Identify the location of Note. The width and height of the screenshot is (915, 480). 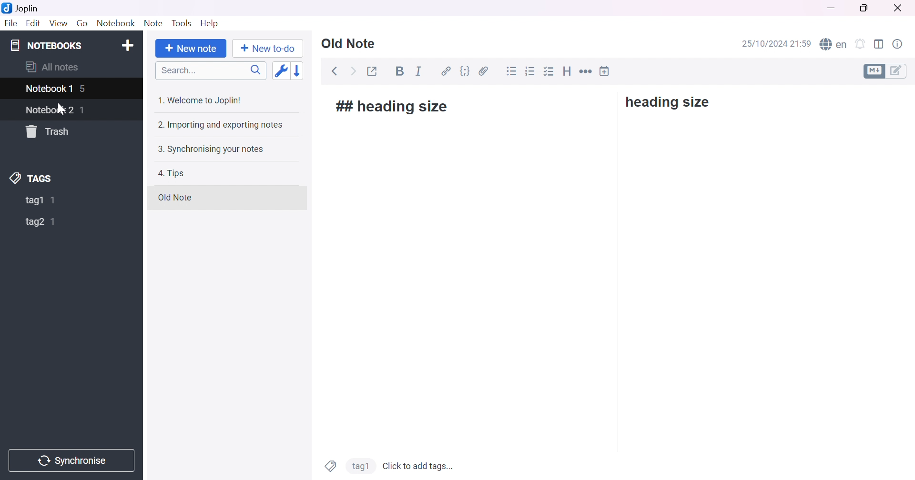
(349, 44).